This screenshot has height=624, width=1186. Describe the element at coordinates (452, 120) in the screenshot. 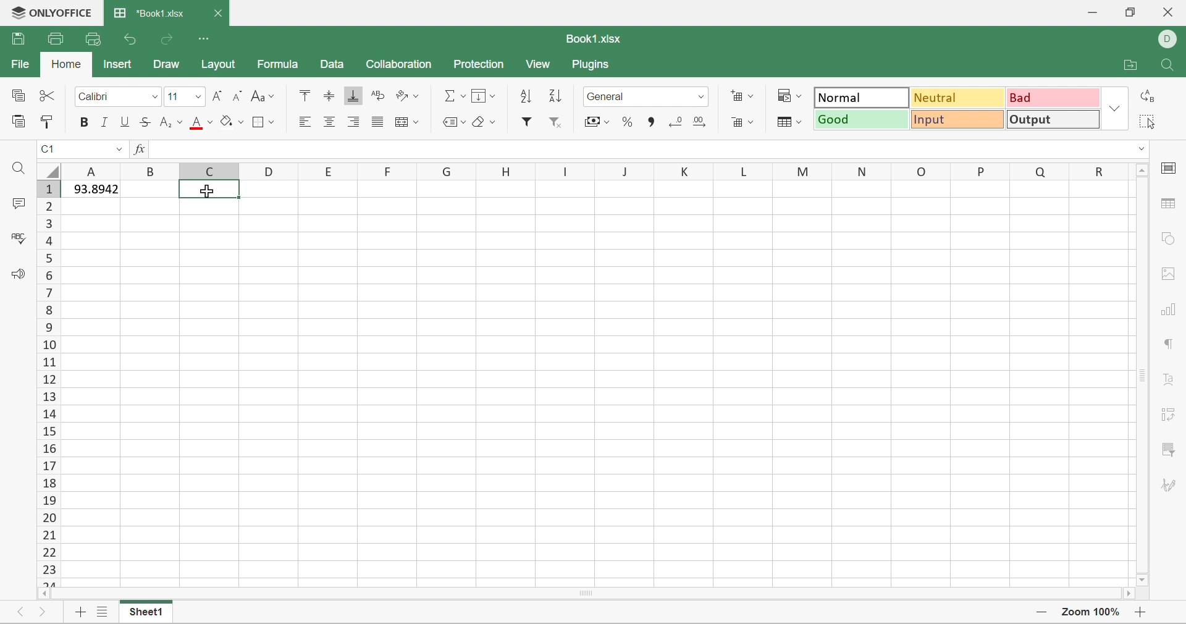

I see `Named ranges` at that location.